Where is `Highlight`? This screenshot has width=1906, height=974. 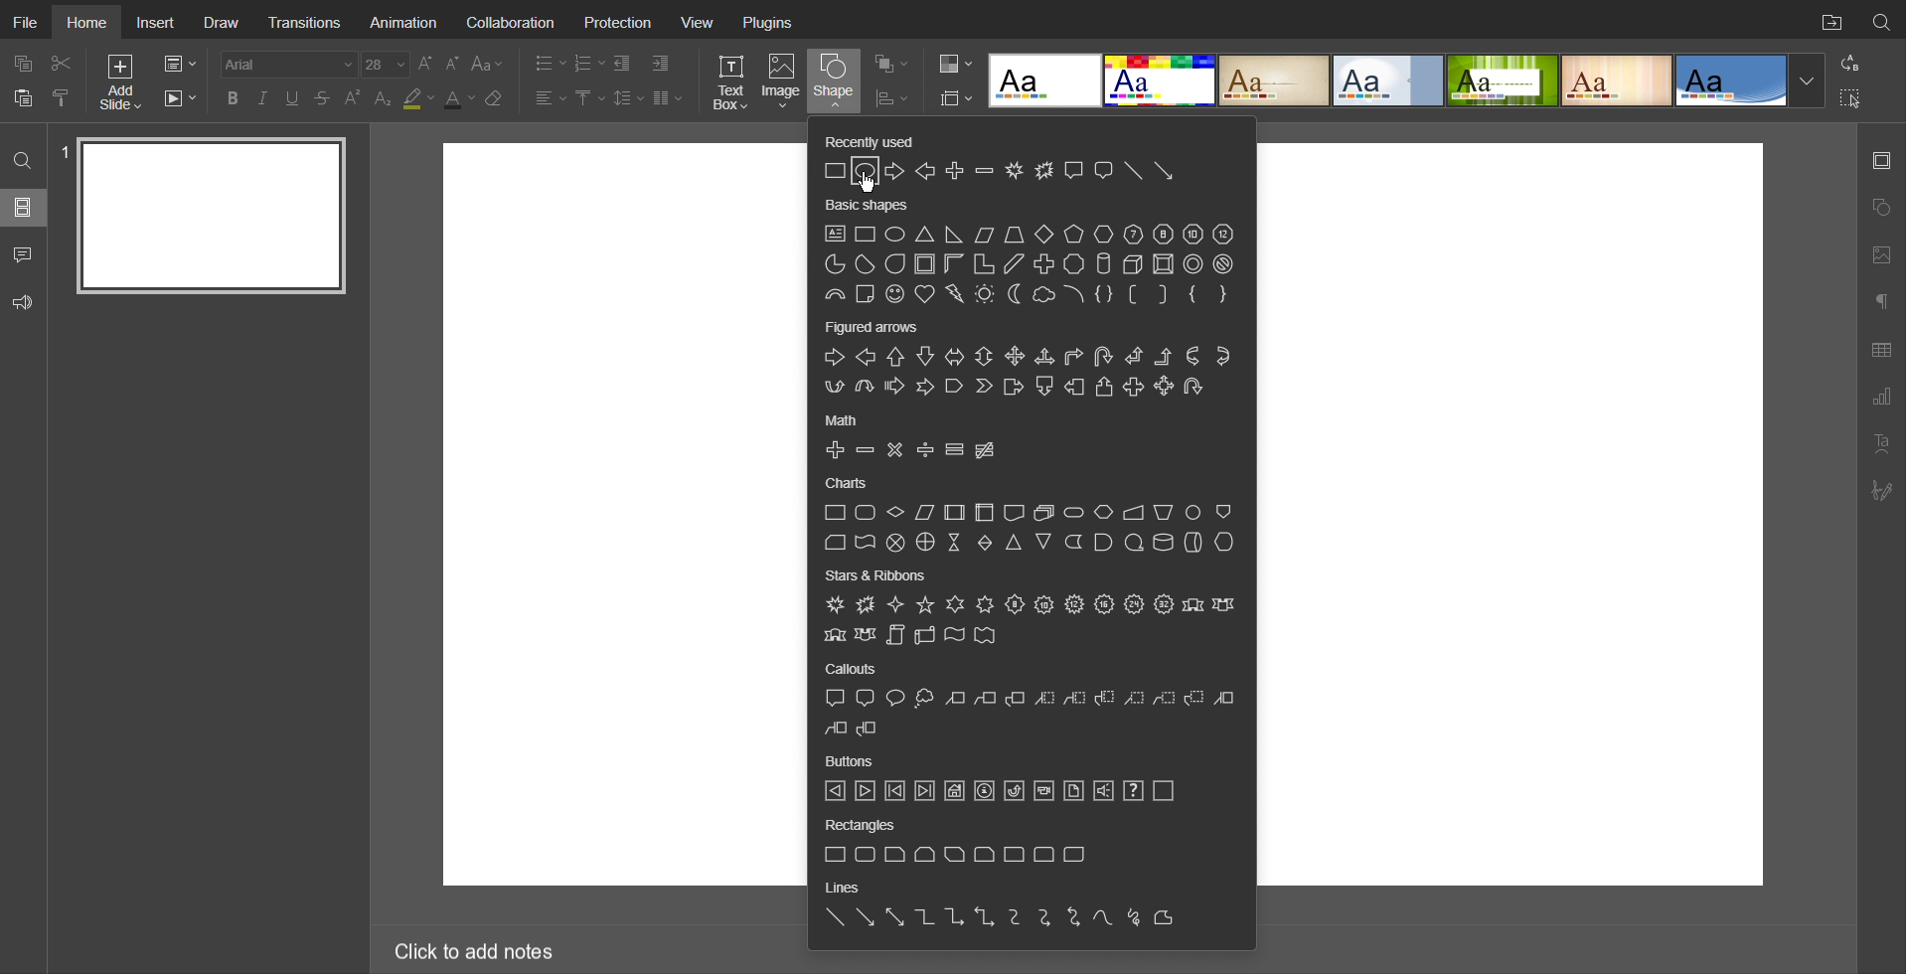
Highlight is located at coordinates (417, 99).